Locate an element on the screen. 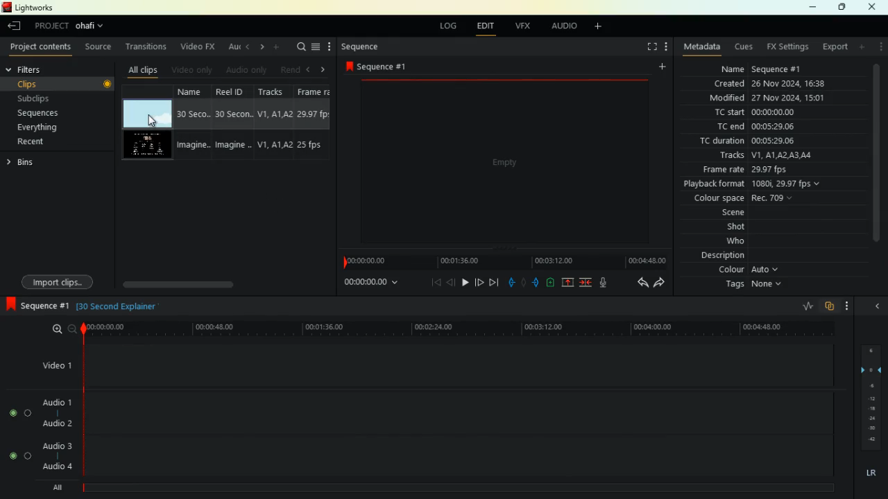 The width and height of the screenshot is (888, 499). project is located at coordinates (74, 26).